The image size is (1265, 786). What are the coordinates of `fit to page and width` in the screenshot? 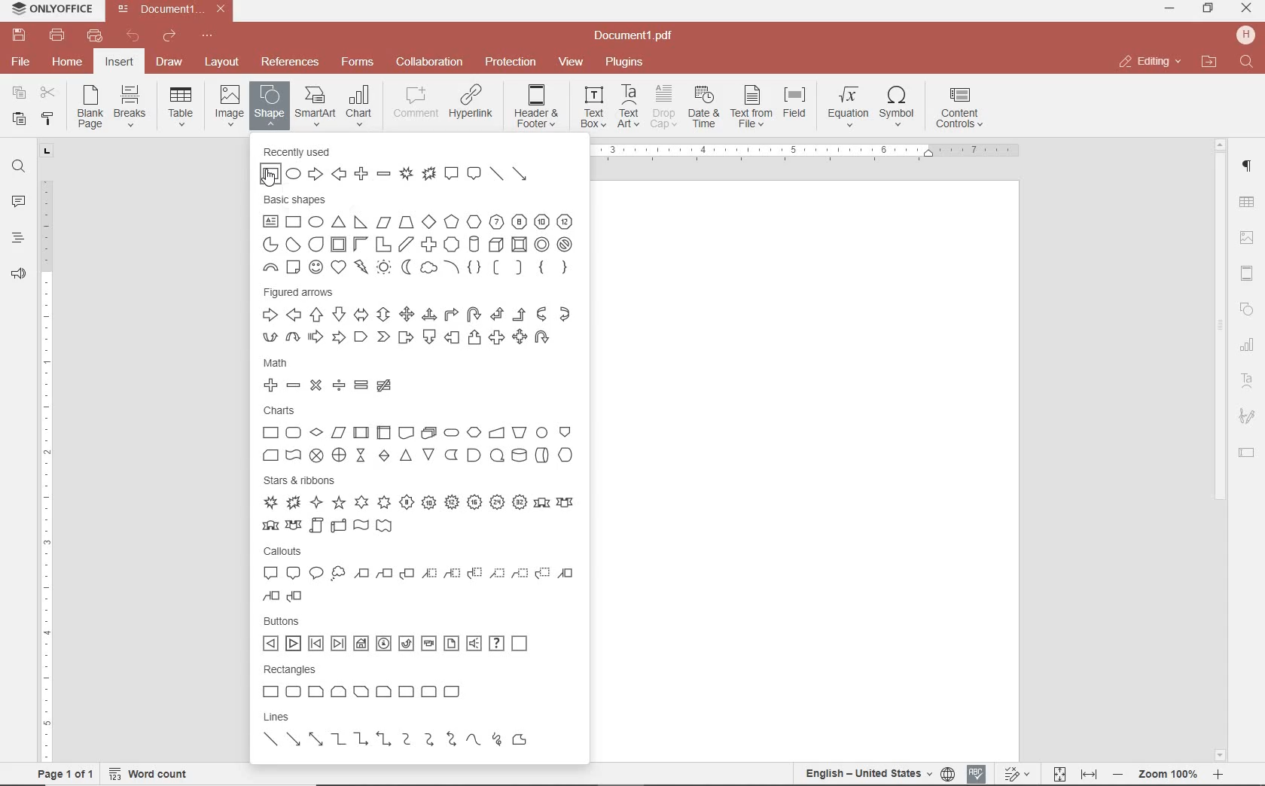 It's located at (1072, 775).